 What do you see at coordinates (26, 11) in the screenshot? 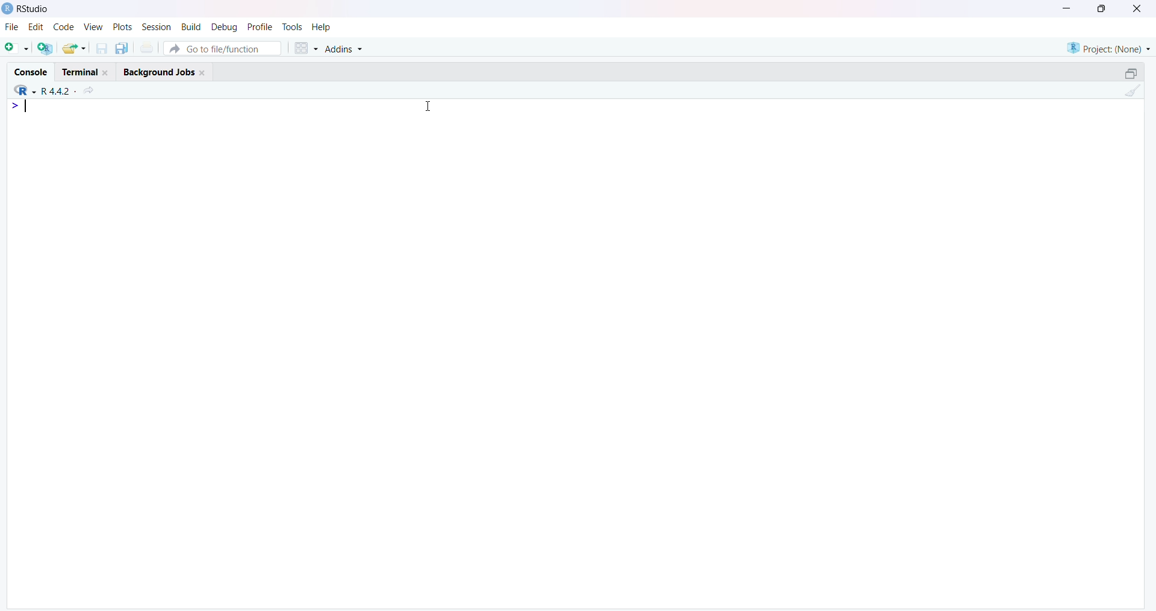
I see `RStudio` at bounding box center [26, 11].